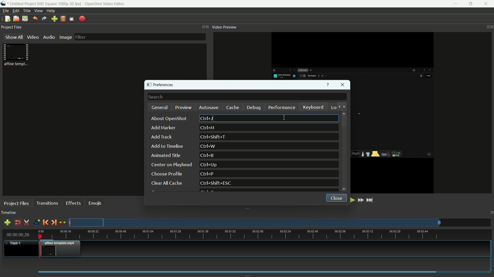  What do you see at coordinates (352, 200) in the screenshot?
I see `play or pause` at bounding box center [352, 200].